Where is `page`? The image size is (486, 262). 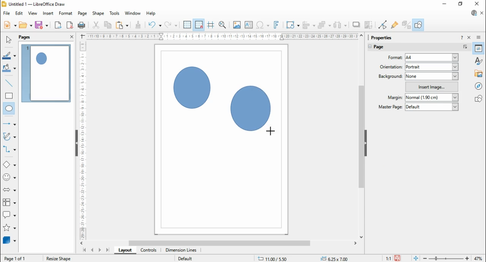
page is located at coordinates (83, 14).